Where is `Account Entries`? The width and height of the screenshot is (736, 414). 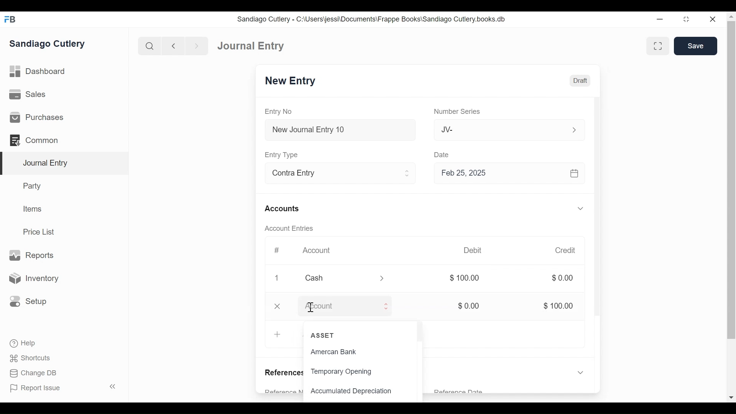
Account Entries is located at coordinates (291, 229).